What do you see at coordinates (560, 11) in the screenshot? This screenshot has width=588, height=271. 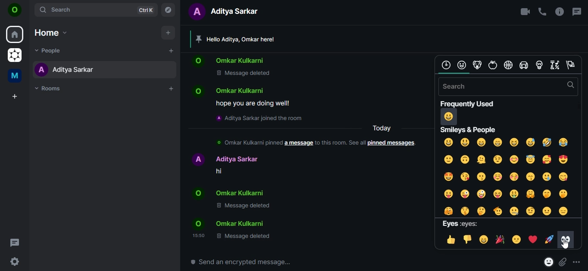 I see `room info` at bounding box center [560, 11].